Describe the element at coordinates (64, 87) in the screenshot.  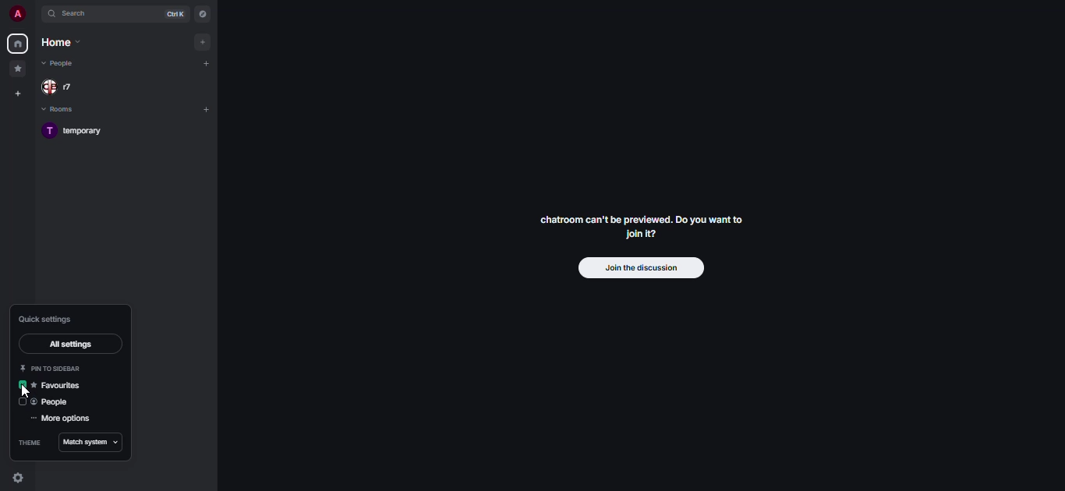
I see `people` at that location.